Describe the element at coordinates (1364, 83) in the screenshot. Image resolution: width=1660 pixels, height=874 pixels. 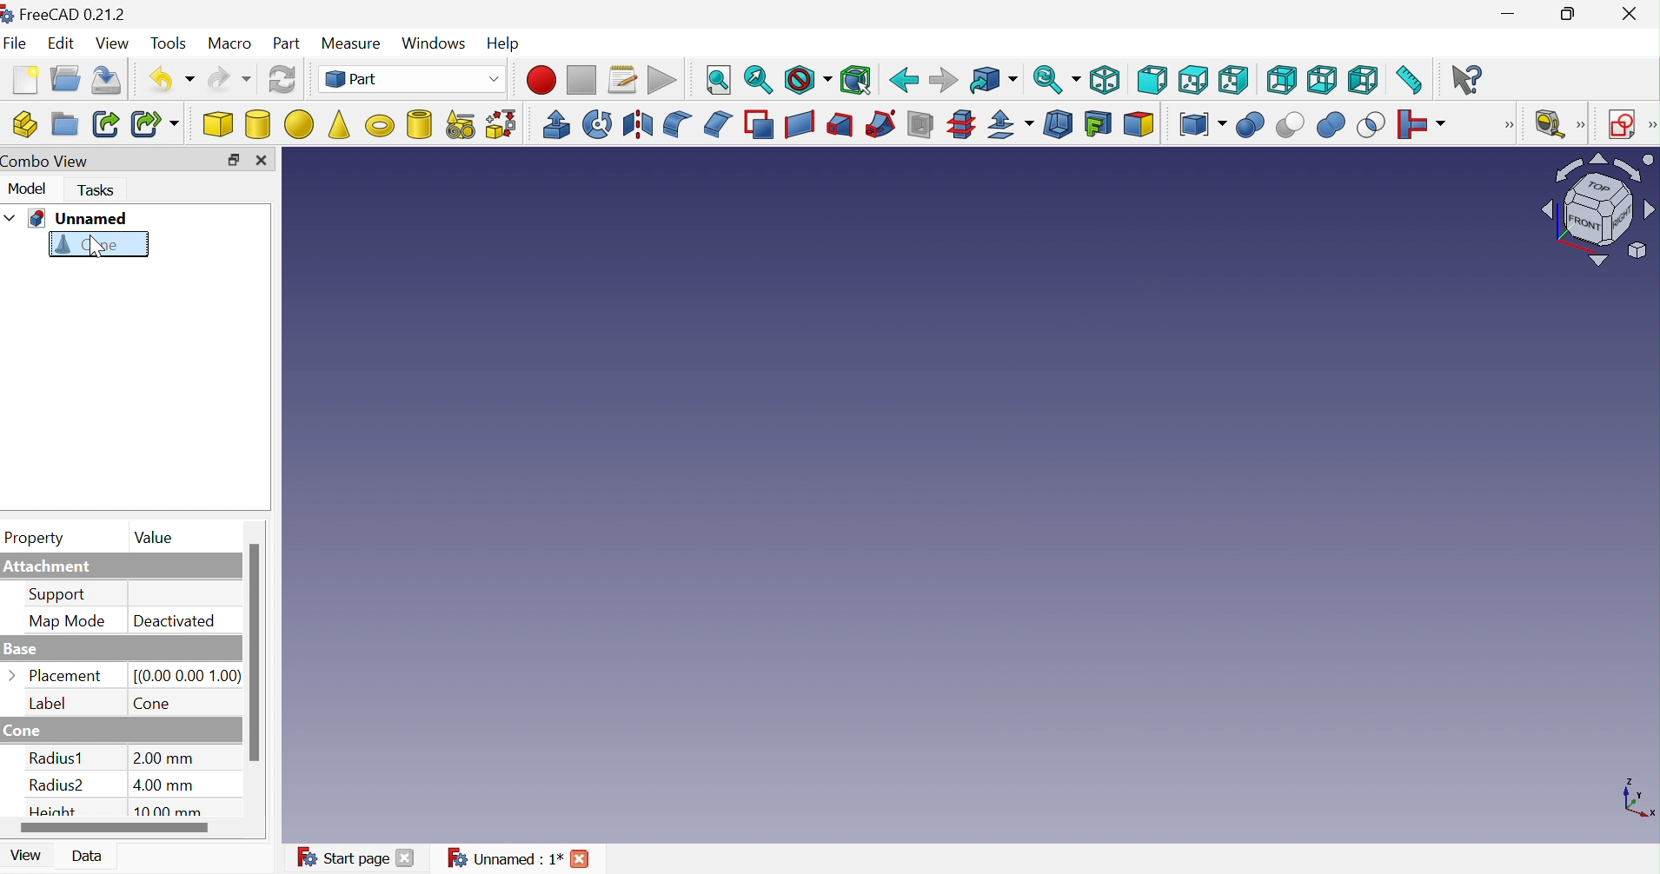
I see `Left` at that location.